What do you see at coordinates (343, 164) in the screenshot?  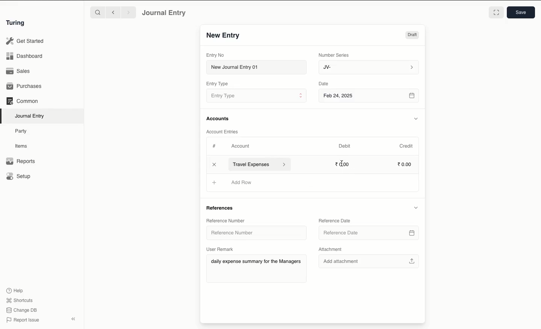 I see `0.00` at bounding box center [343, 164].